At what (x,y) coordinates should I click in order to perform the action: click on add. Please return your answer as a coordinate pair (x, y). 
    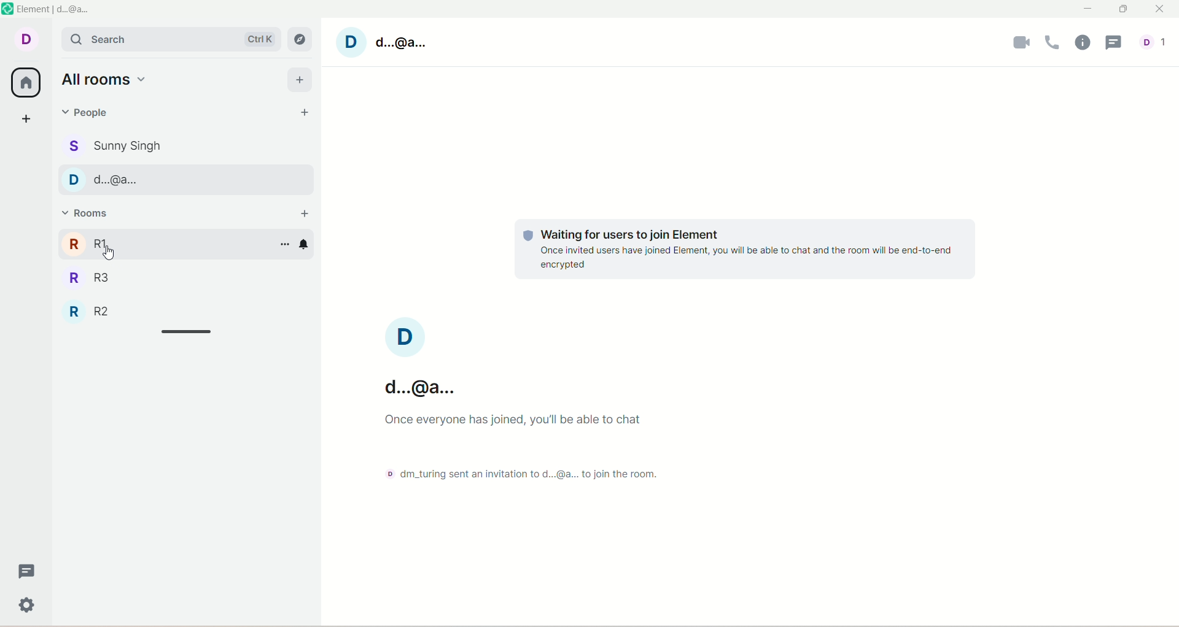
    Looking at the image, I should click on (308, 213).